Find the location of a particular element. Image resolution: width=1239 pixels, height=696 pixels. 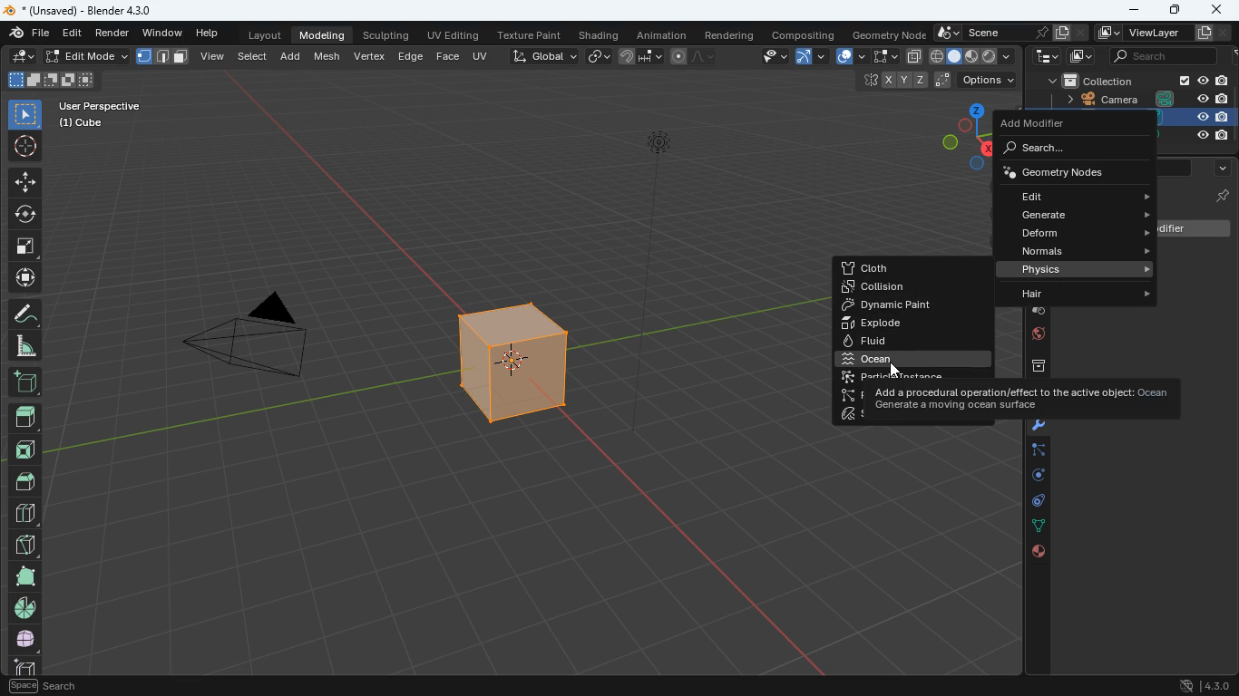

modeling is located at coordinates (323, 34).